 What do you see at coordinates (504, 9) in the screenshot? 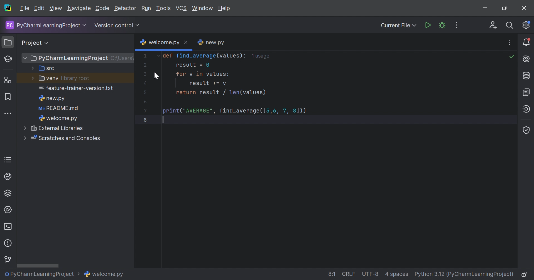
I see `Restore down` at bounding box center [504, 9].